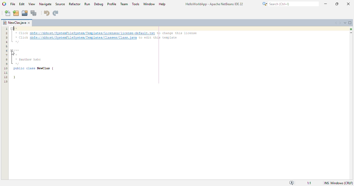 The width and height of the screenshot is (354, 186). I want to click on undo, so click(47, 13).